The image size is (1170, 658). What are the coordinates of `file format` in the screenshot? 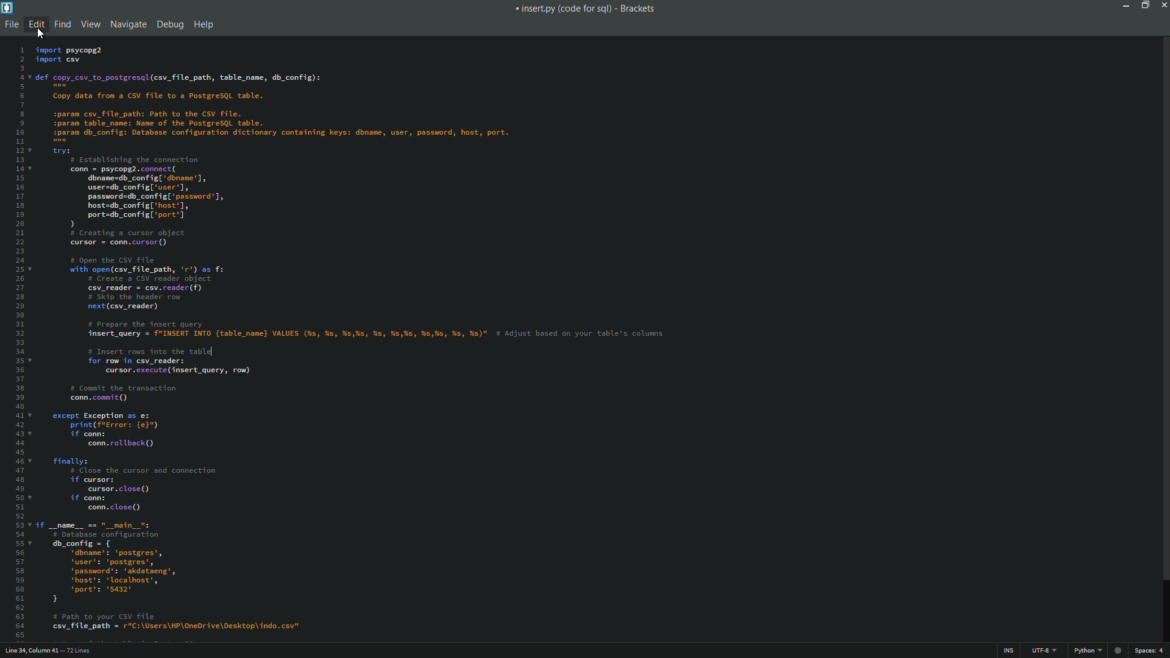 It's located at (1090, 651).